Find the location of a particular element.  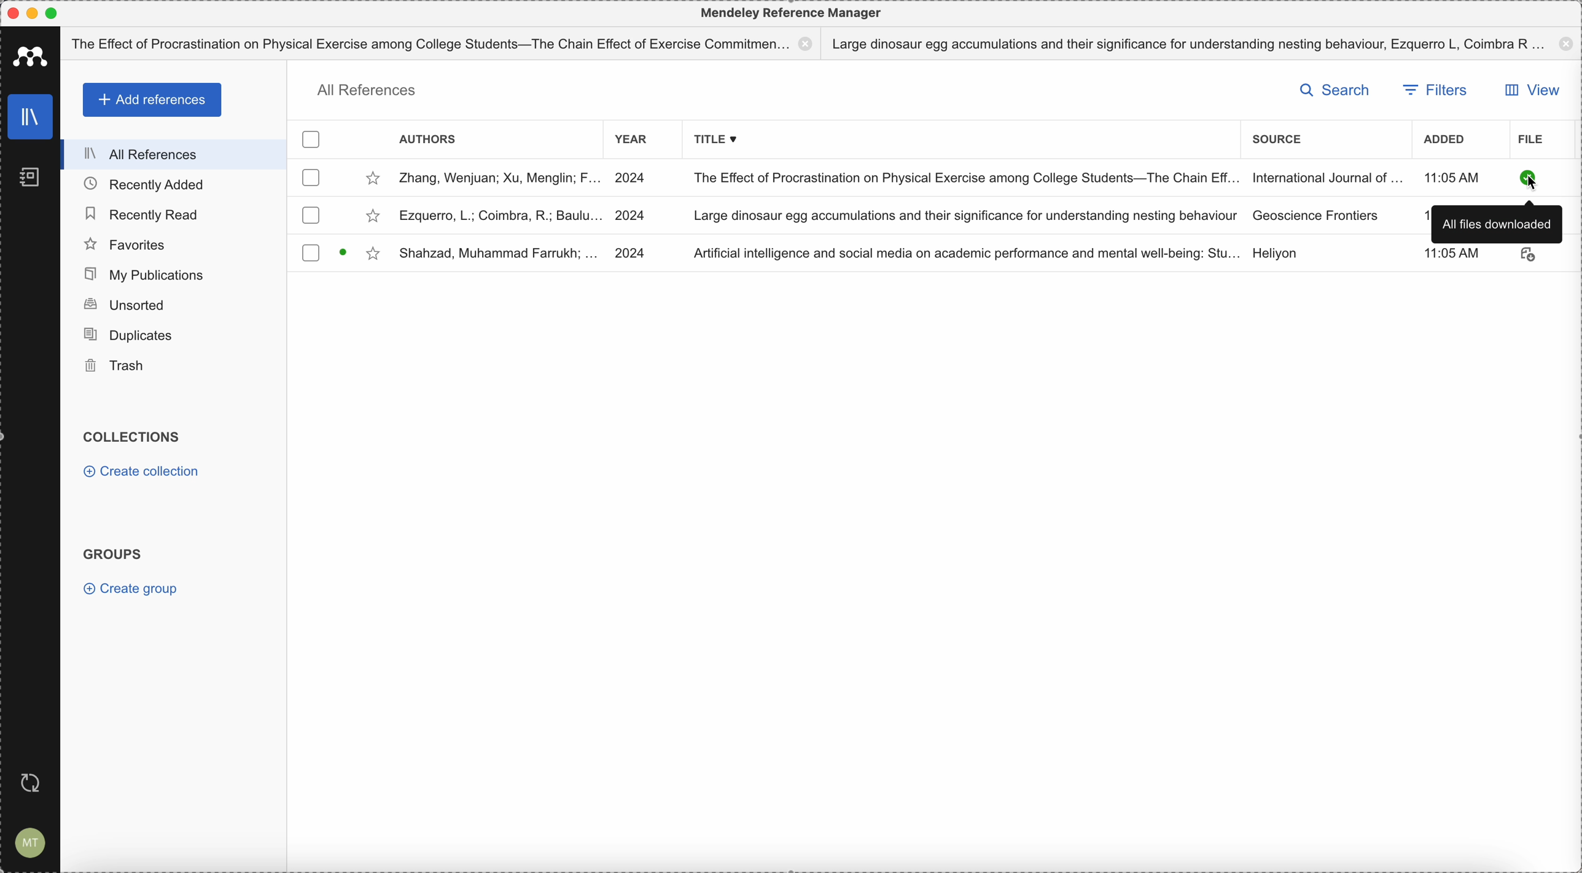

Heliyon is located at coordinates (1277, 255).